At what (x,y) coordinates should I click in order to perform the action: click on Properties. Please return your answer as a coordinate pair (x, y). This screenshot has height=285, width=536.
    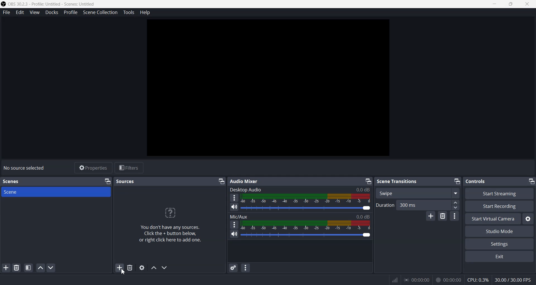
    Looking at the image, I should click on (92, 167).